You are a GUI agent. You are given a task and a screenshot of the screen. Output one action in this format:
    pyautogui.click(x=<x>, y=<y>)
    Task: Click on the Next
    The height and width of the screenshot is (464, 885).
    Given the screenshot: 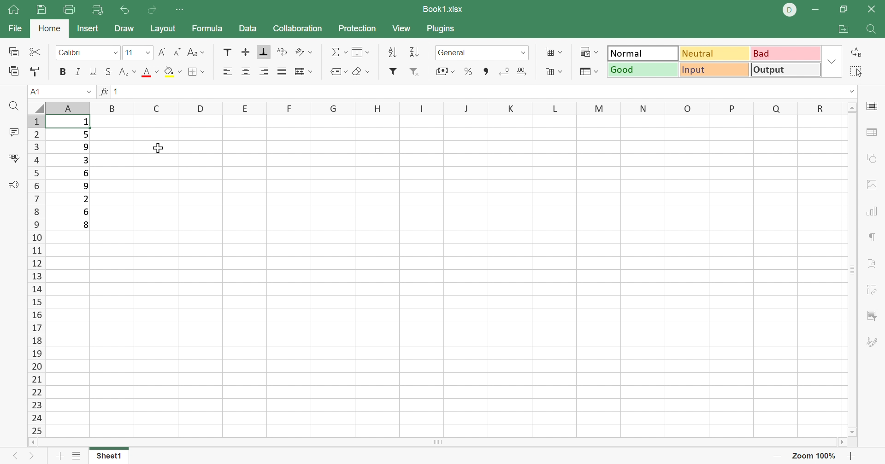 What is the action you would take?
    pyautogui.click(x=32, y=458)
    